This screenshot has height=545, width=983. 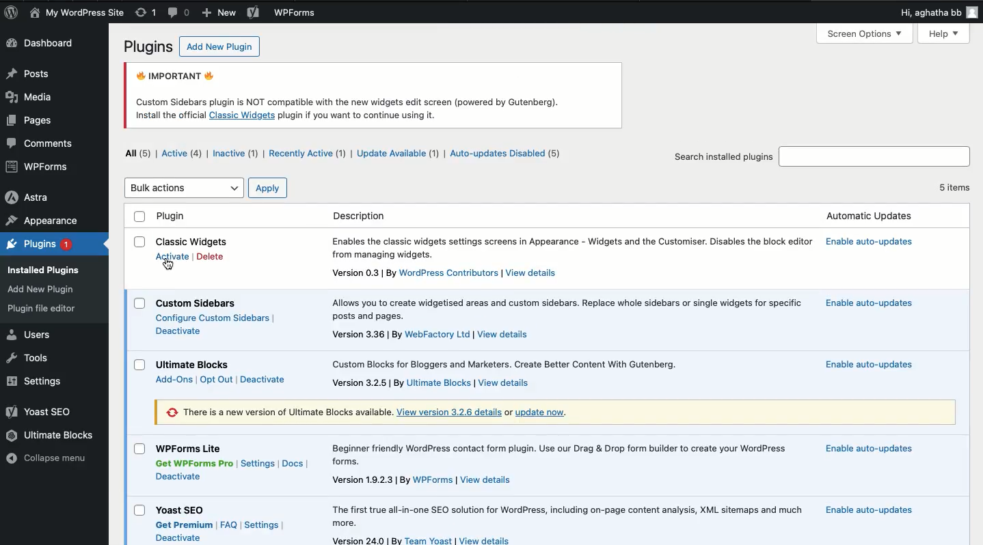 I want to click on Description, so click(x=575, y=248).